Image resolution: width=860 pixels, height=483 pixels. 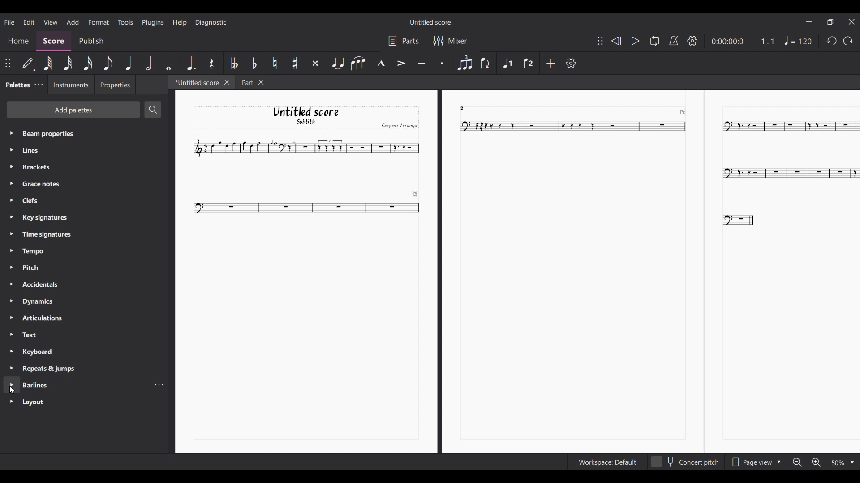 What do you see at coordinates (17, 85) in the screenshot?
I see `Current tab, palette` at bounding box center [17, 85].